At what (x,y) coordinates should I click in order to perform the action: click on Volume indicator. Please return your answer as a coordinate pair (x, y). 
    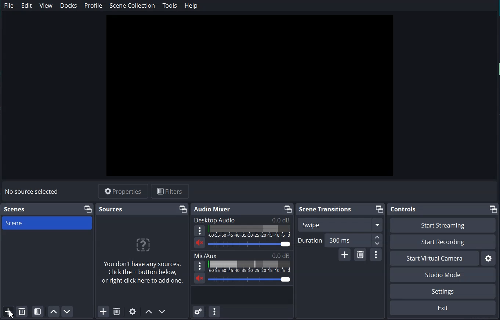
    Looking at the image, I should click on (249, 231).